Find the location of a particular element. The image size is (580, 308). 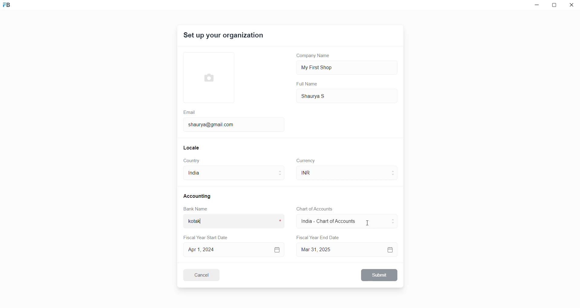

close is located at coordinates (572, 6).